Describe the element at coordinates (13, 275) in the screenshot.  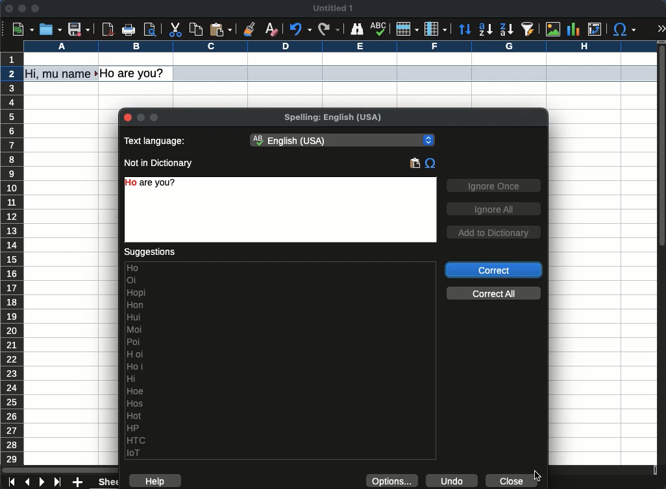
I see `row` at that location.